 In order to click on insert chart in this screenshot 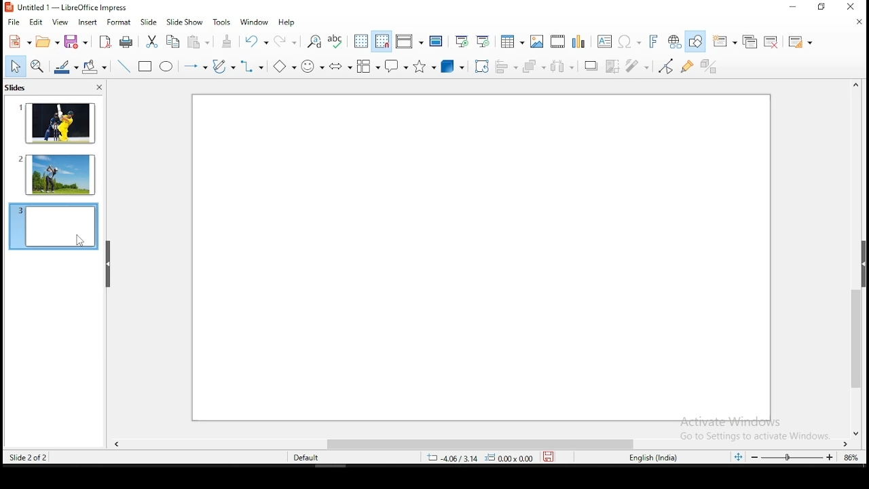, I will do `click(578, 42)`.